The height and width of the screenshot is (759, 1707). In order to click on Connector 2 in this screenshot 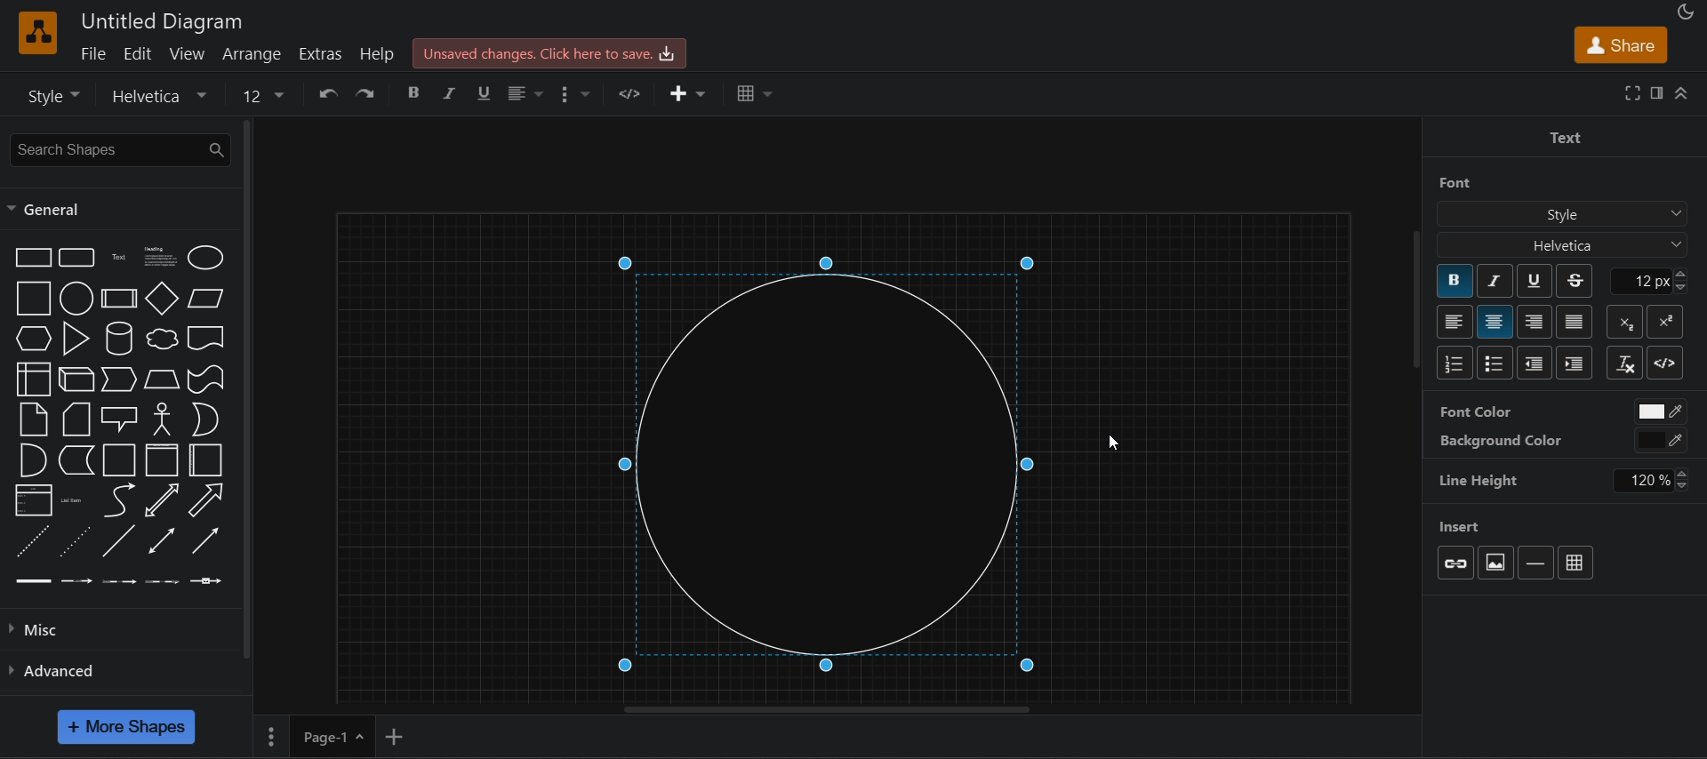, I will do `click(77, 581)`.